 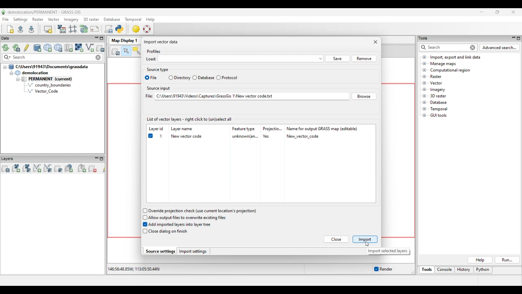 What do you see at coordinates (241, 59) in the screenshot?
I see `menu` at bounding box center [241, 59].